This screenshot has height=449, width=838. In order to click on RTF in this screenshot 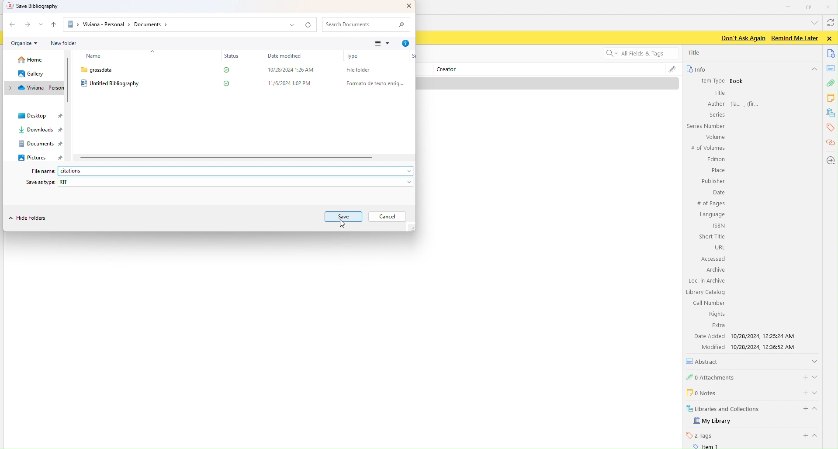, I will do `click(68, 182)`.